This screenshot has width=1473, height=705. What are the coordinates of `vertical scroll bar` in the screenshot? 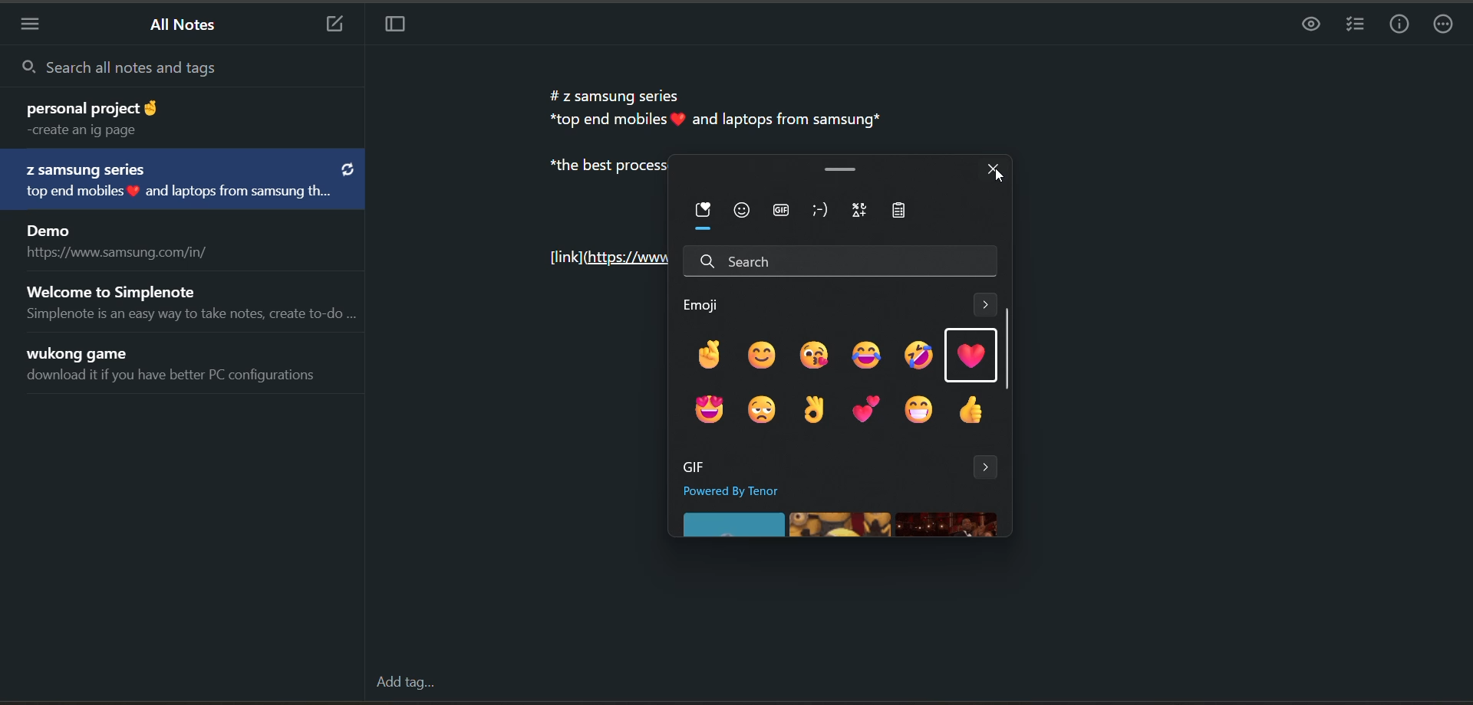 It's located at (1007, 349).